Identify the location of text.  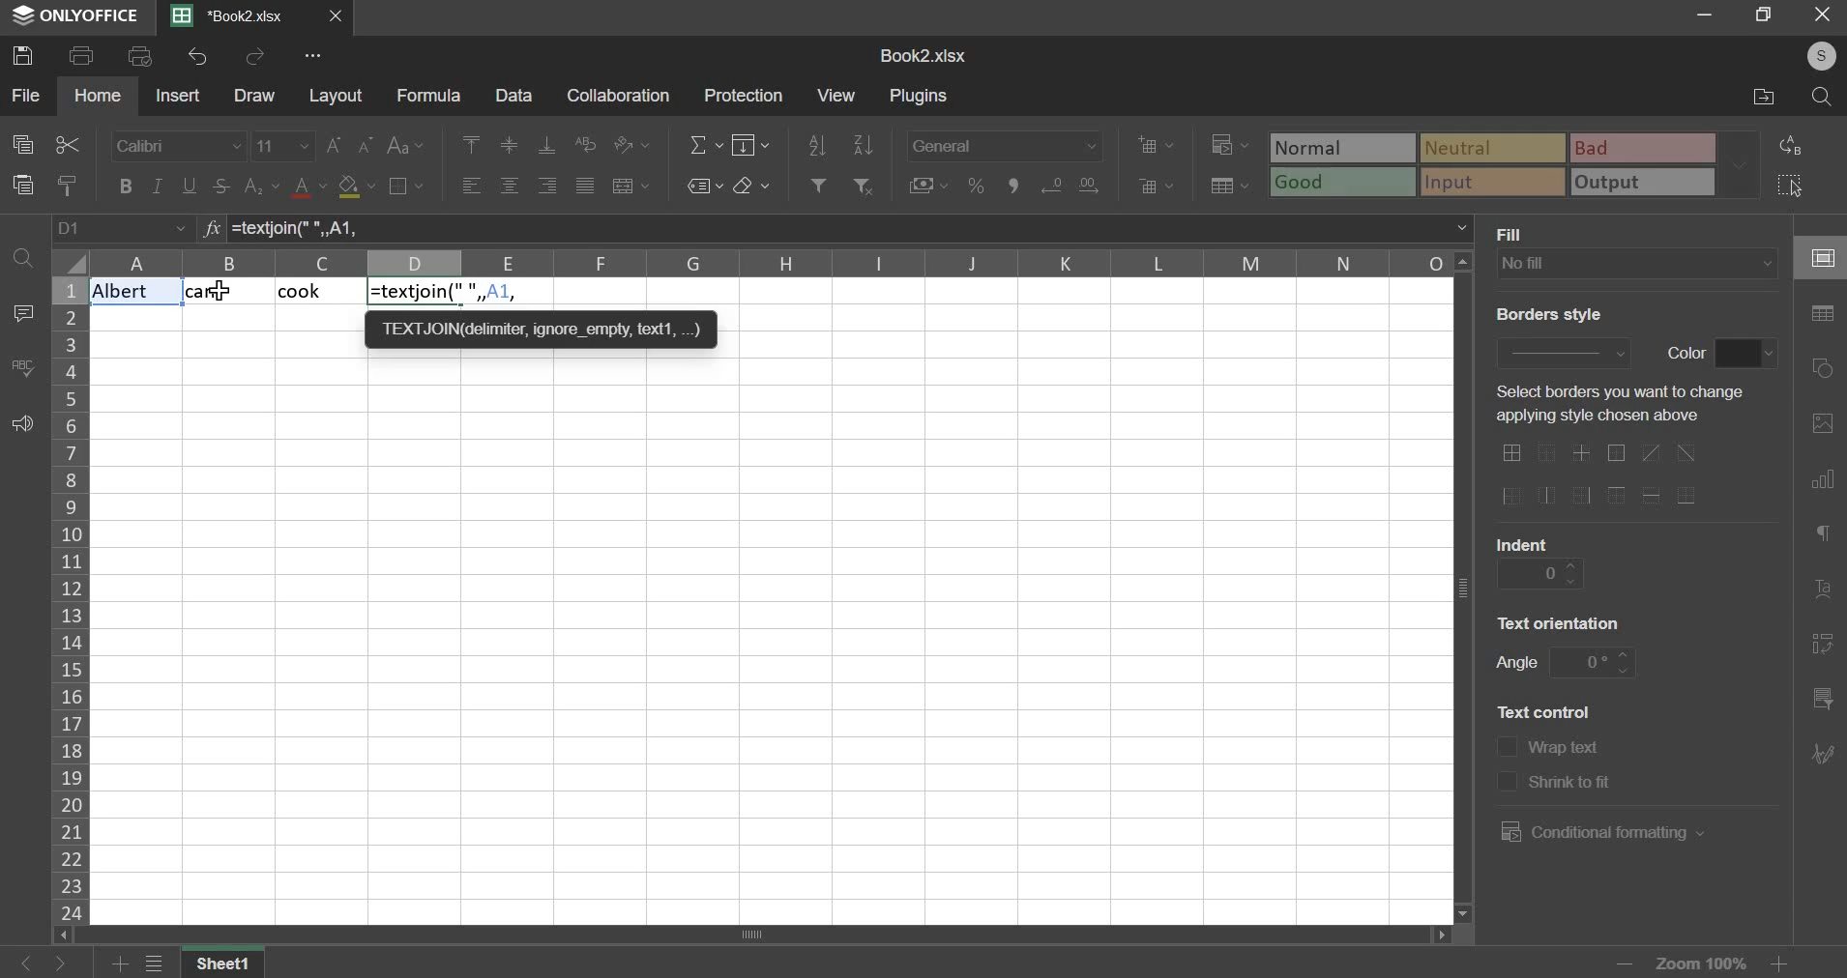
(1516, 665).